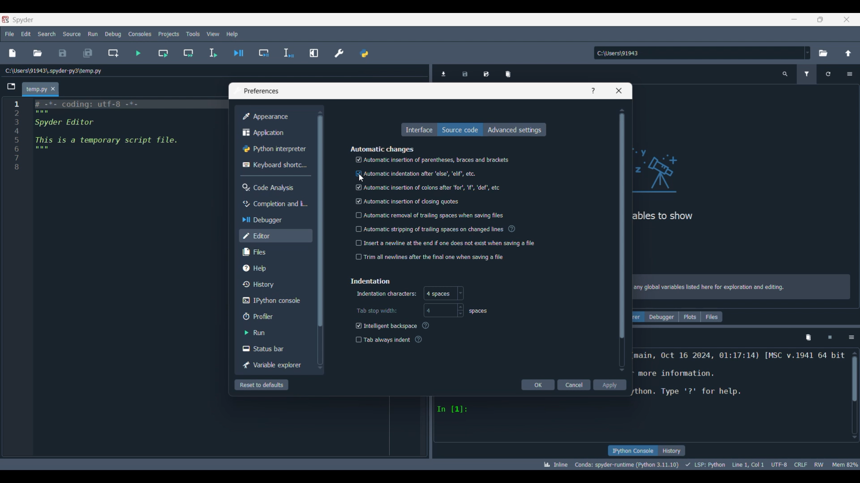  Describe the element at coordinates (828, 74) in the screenshot. I see `Refresh variables` at that location.